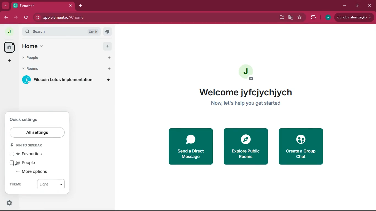  What do you see at coordinates (357, 6) in the screenshot?
I see `maximize` at bounding box center [357, 6].